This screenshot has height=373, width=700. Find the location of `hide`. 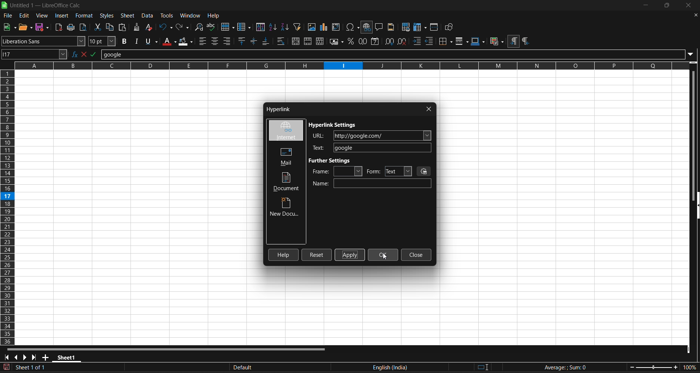

hide is located at coordinates (696, 207).